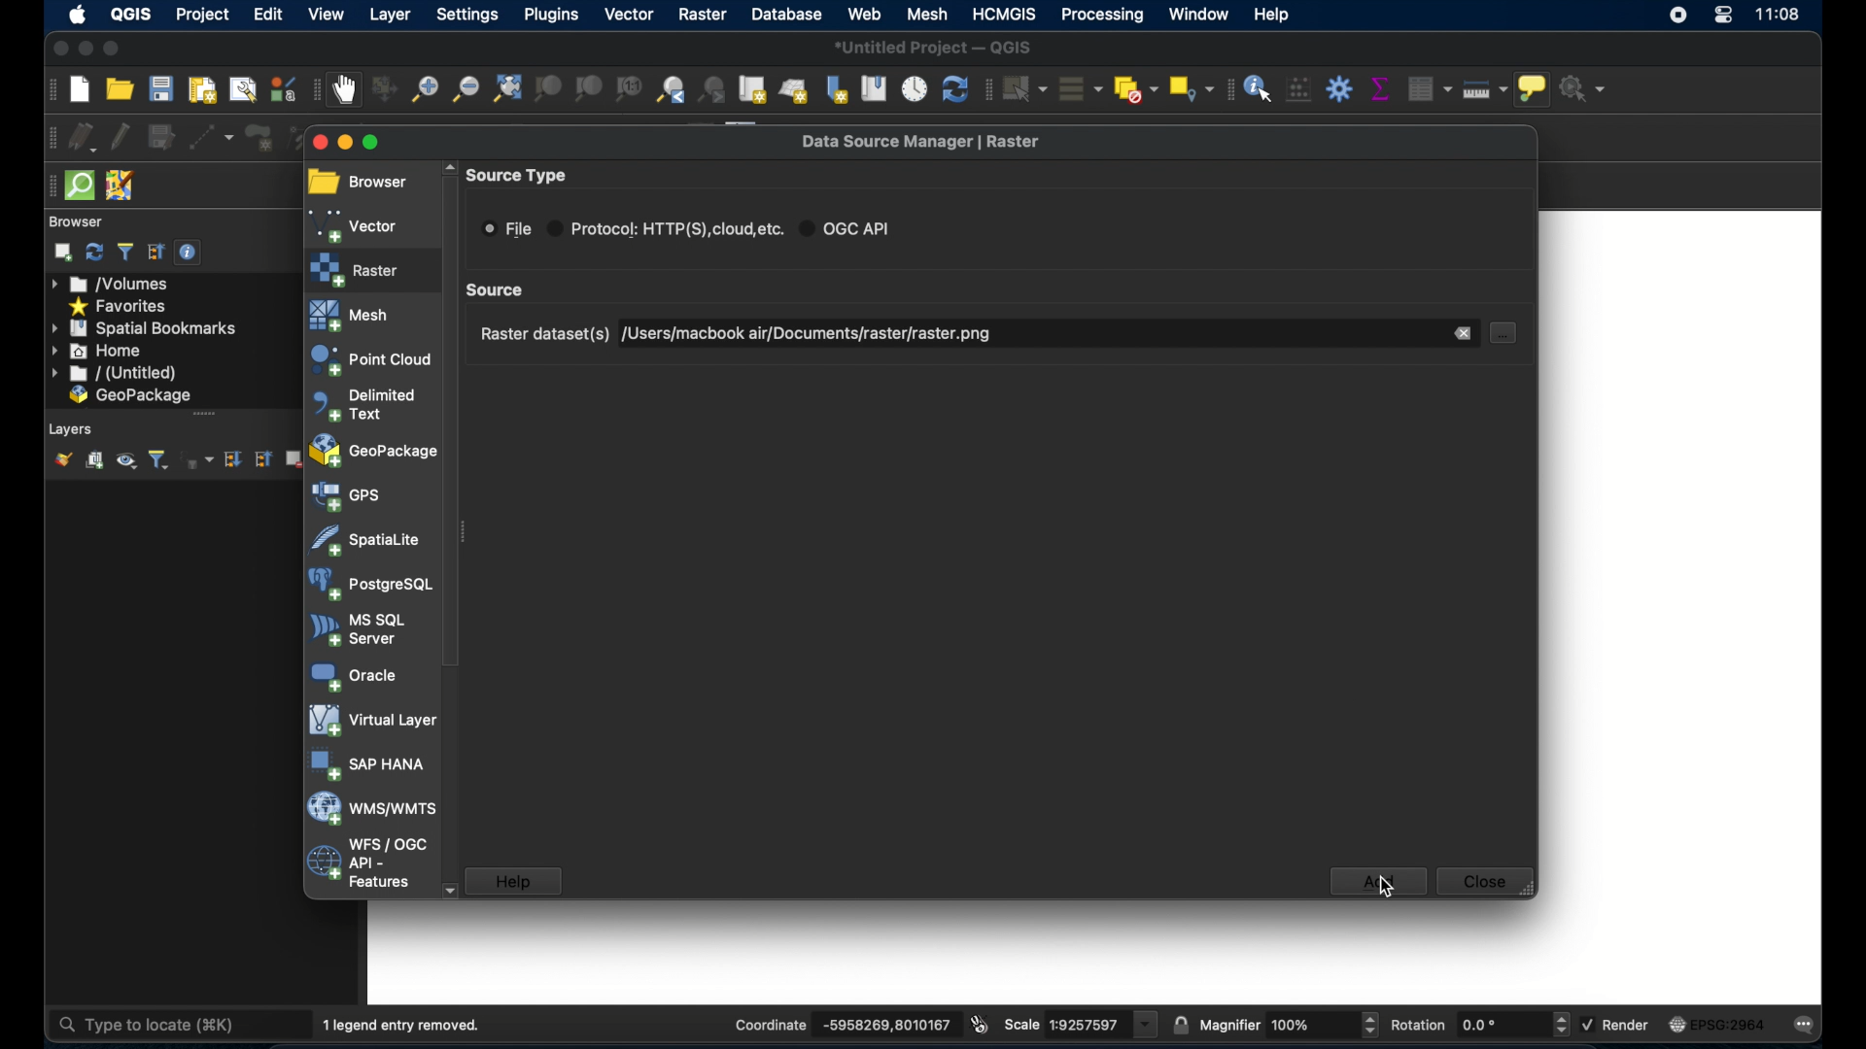 Image resolution: width=1866 pixels, height=1049 pixels. Describe the element at coordinates (1369, 1025) in the screenshot. I see `Increase or decrease` at that location.